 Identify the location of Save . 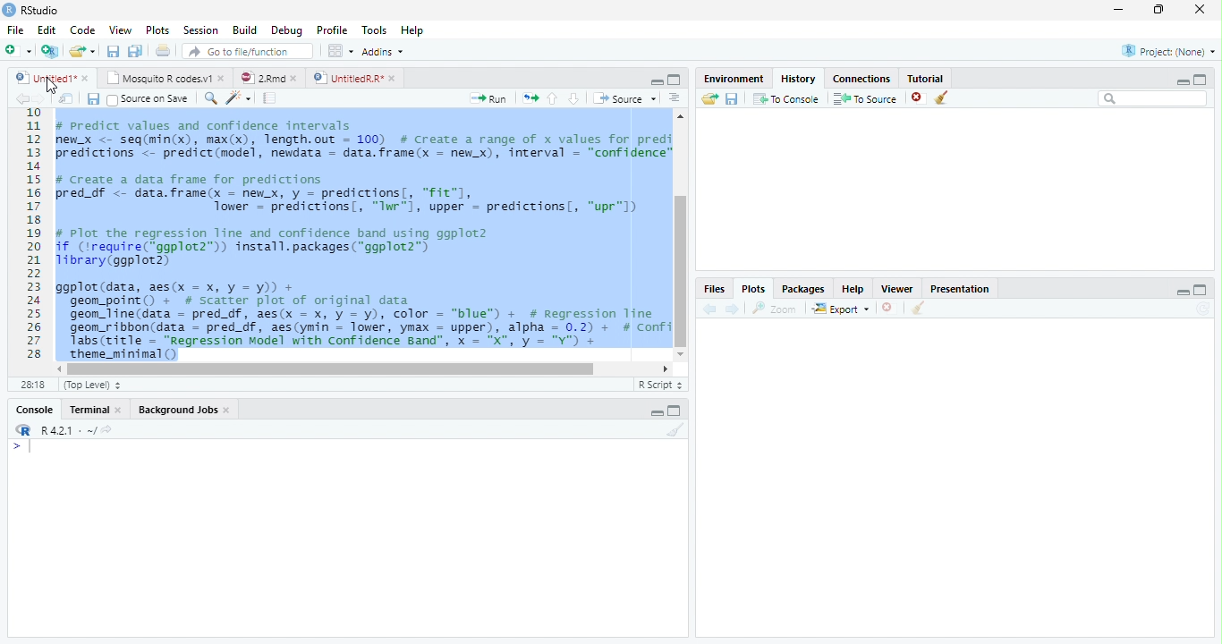
(116, 53).